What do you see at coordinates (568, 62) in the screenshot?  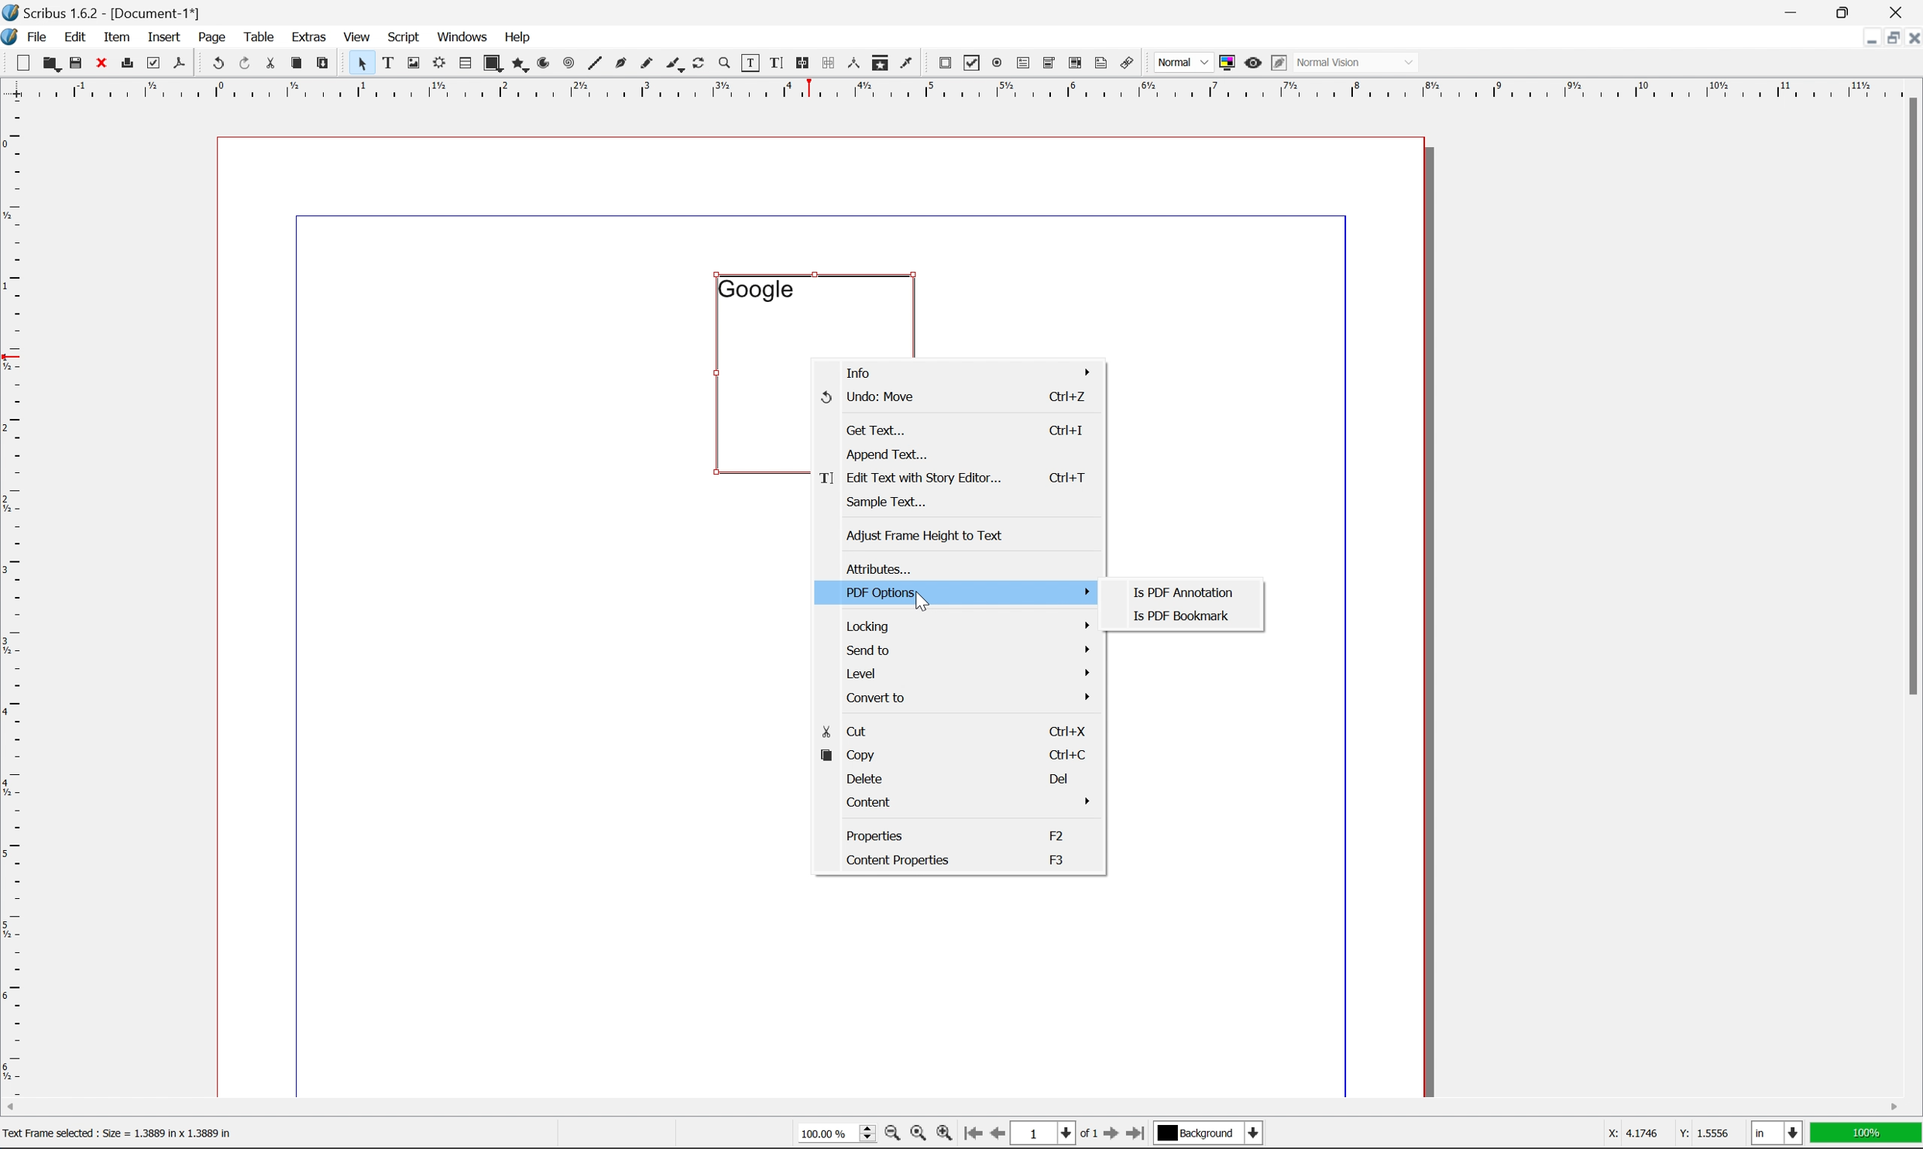 I see `spiral` at bounding box center [568, 62].